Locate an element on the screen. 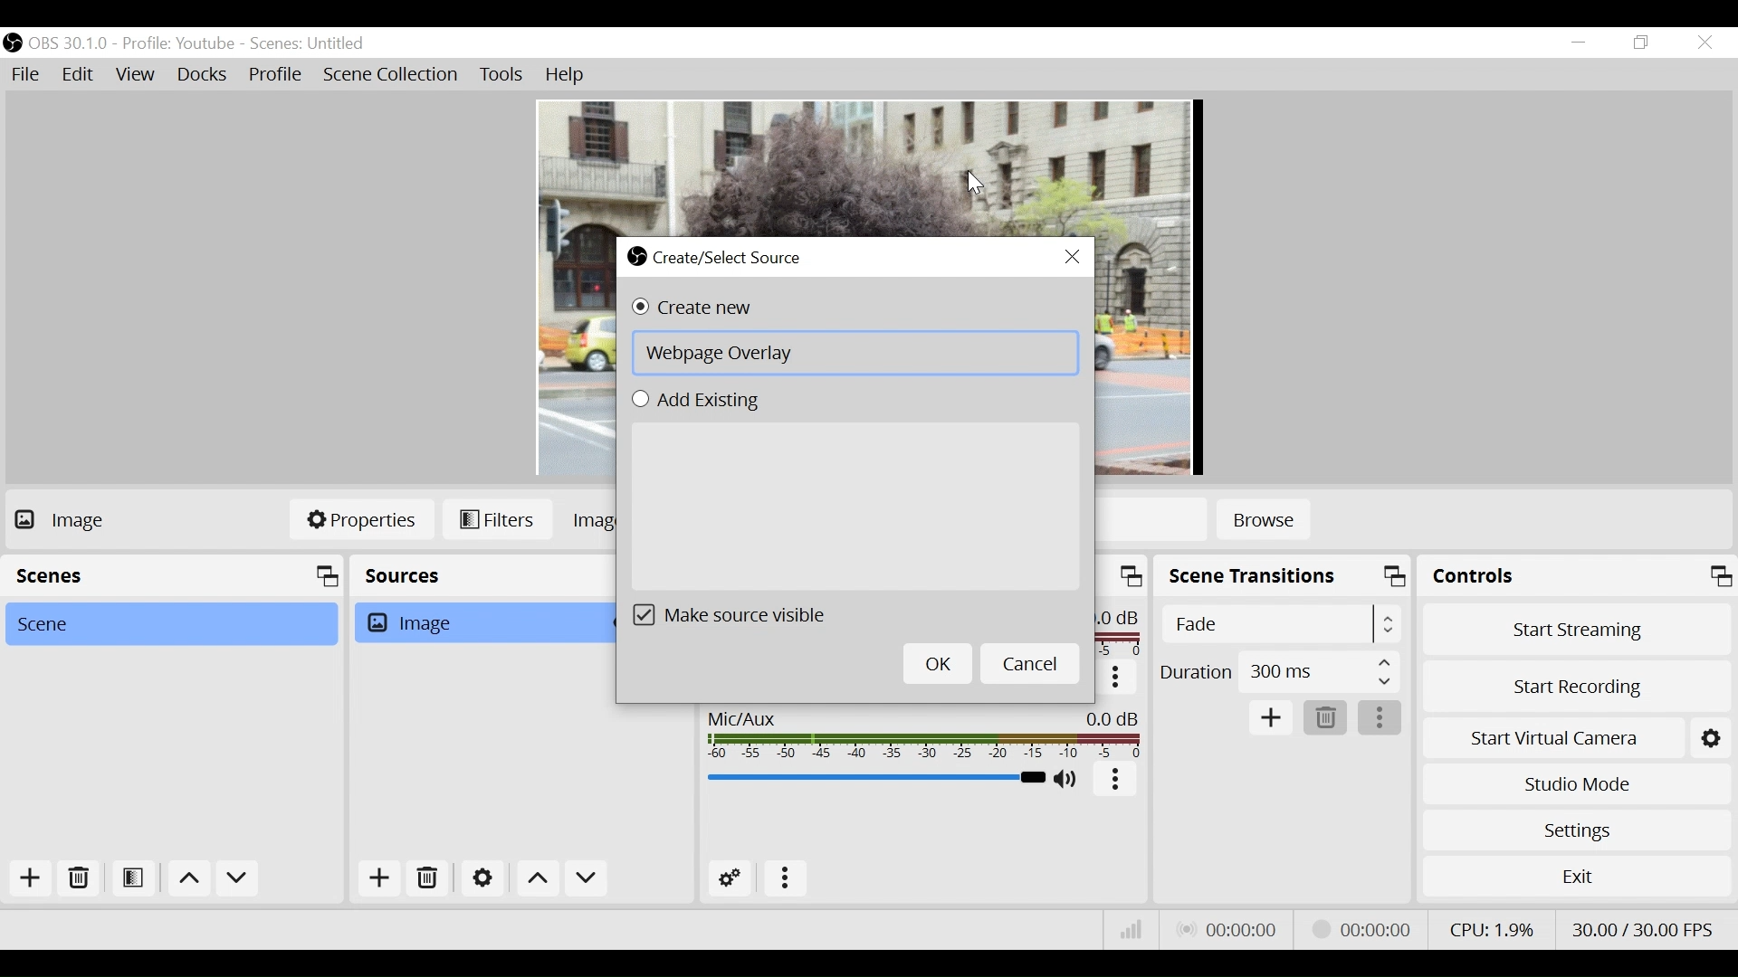 This screenshot has height=977, width=1738. CPU Usage is located at coordinates (1497, 929).